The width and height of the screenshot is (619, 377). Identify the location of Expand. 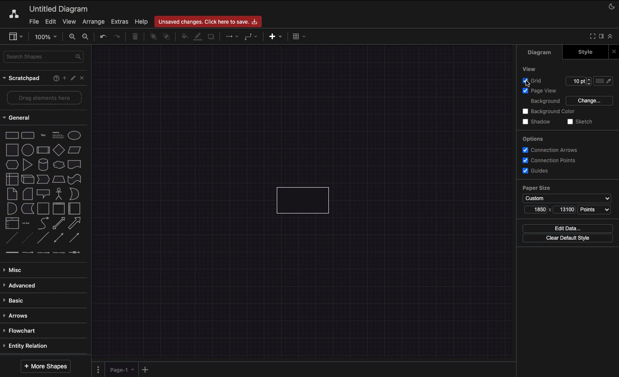
(601, 36).